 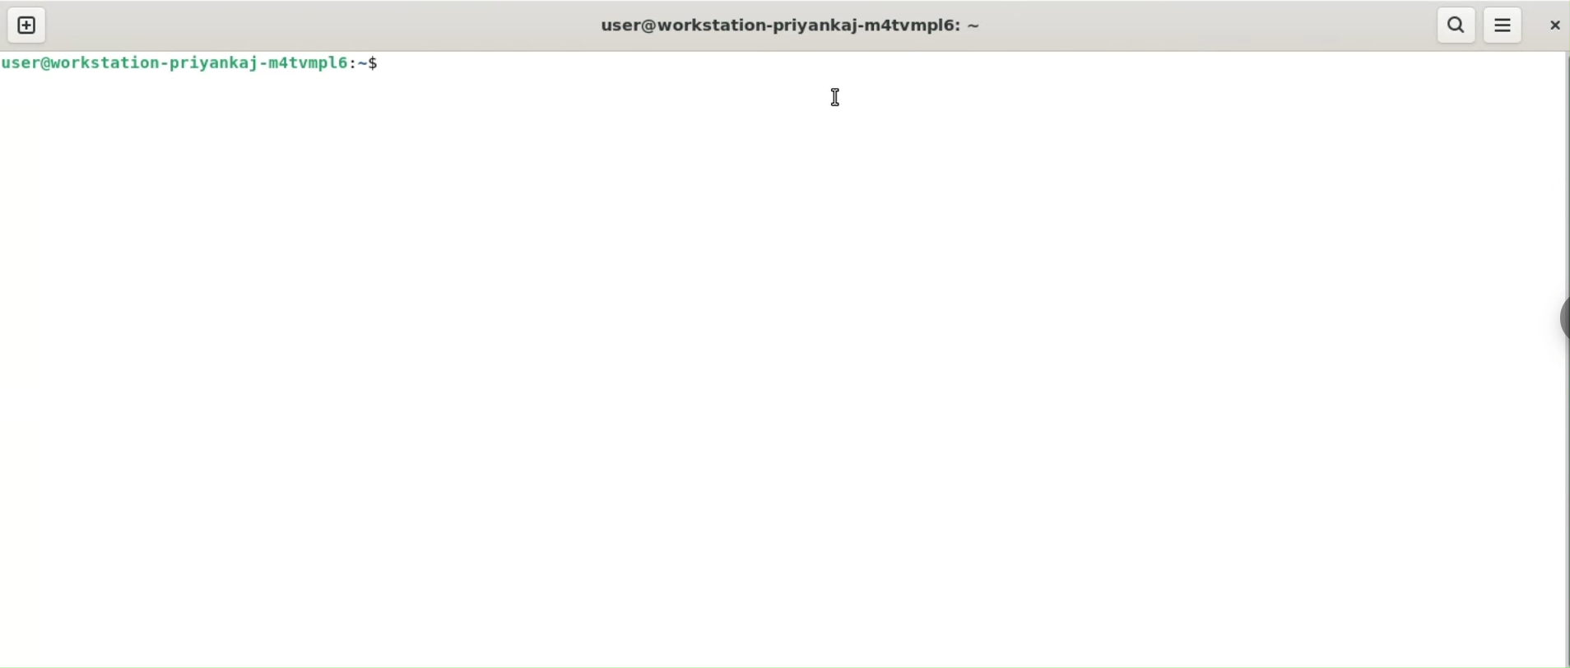 What do you see at coordinates (1551, 25) in the screenshot?
I see `close` at bounding box center [1551, 25].